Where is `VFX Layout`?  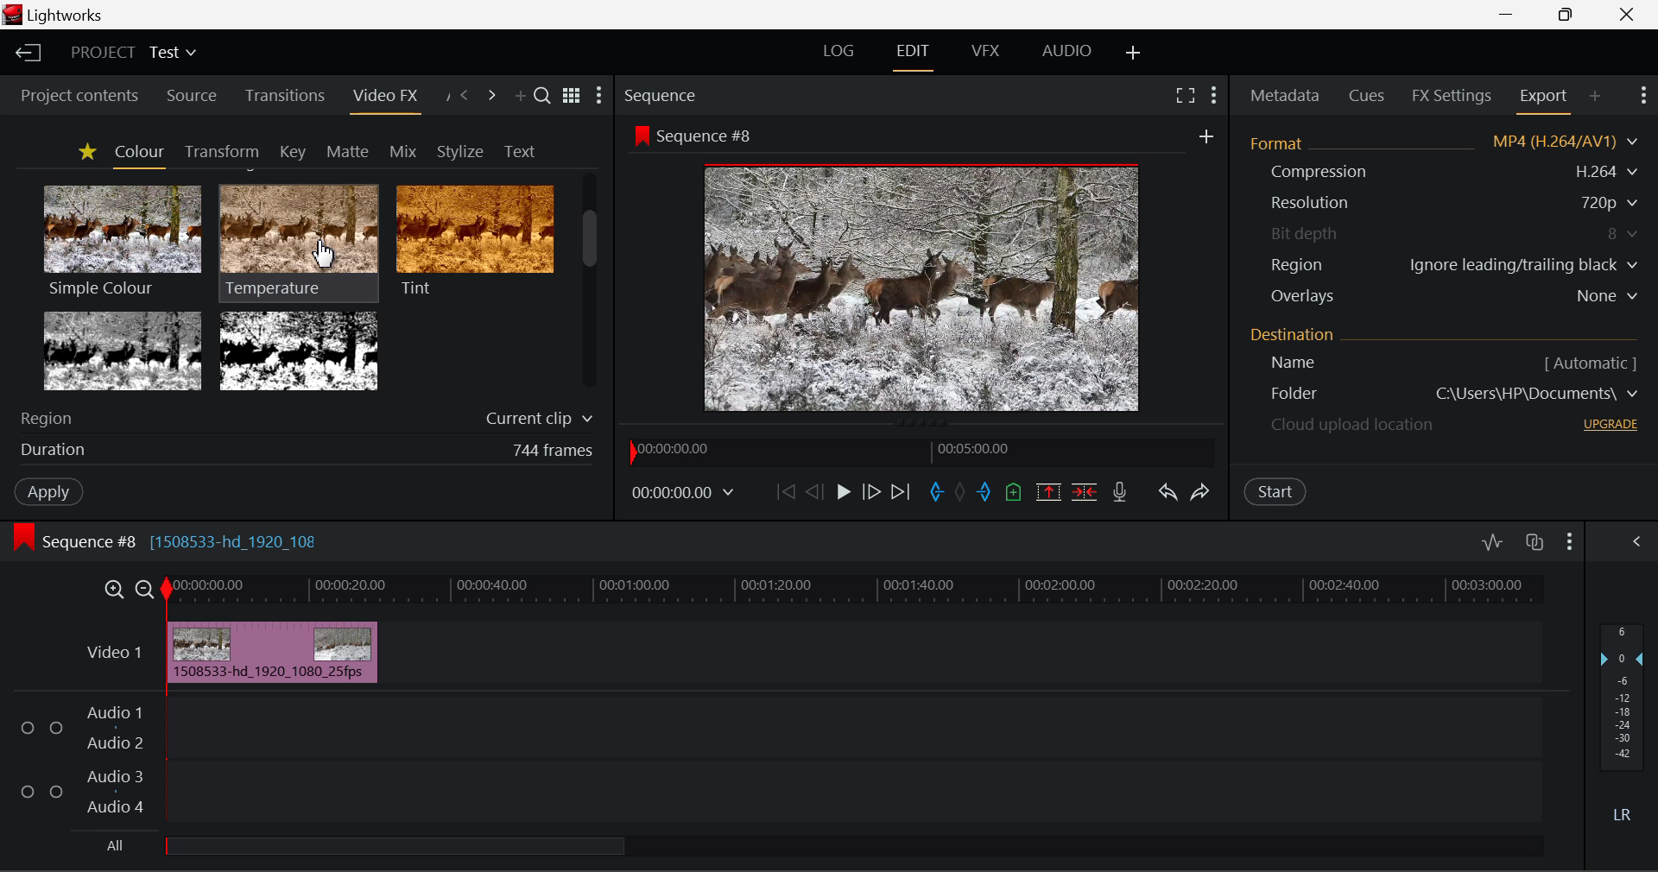
VFX Layout is located at coordinates (984, 53).